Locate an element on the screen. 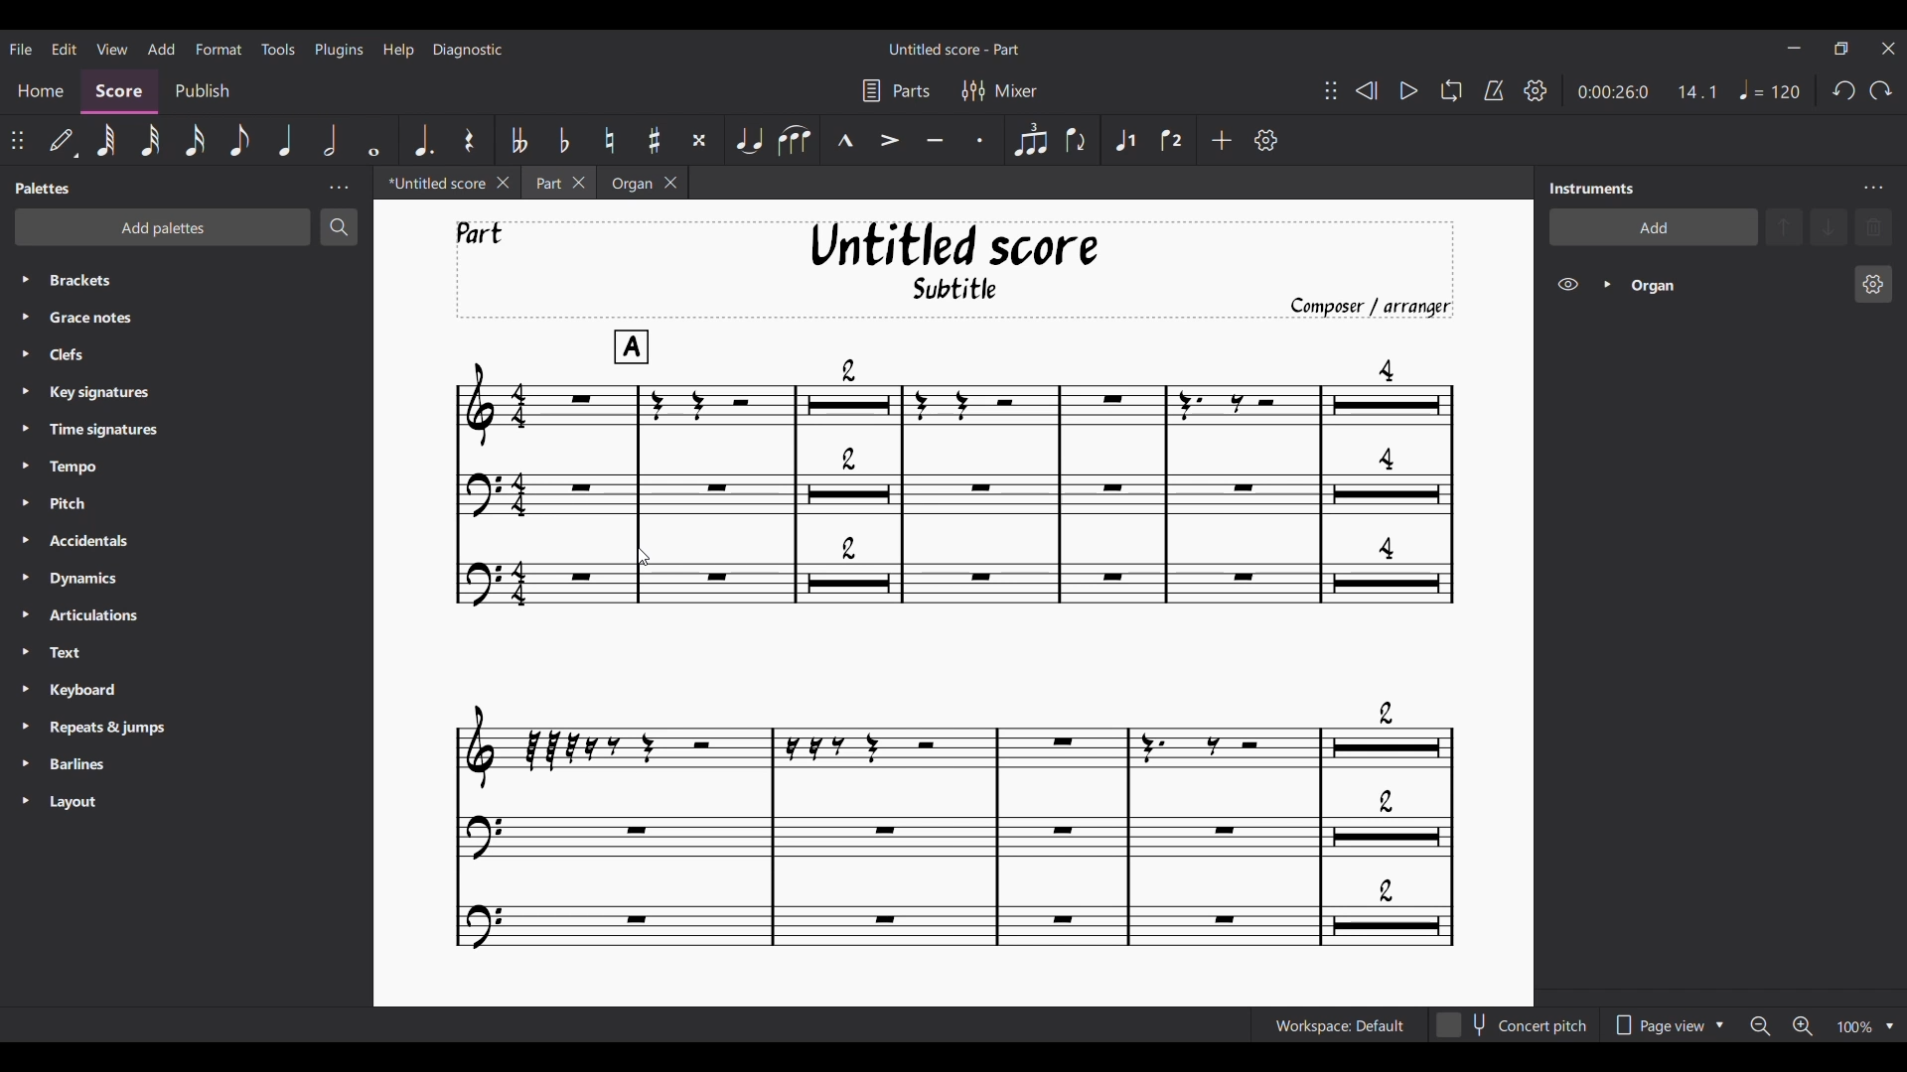 This screenshot has width=1907, height=1072. Move selection down is located at coordinates (1829, 227).